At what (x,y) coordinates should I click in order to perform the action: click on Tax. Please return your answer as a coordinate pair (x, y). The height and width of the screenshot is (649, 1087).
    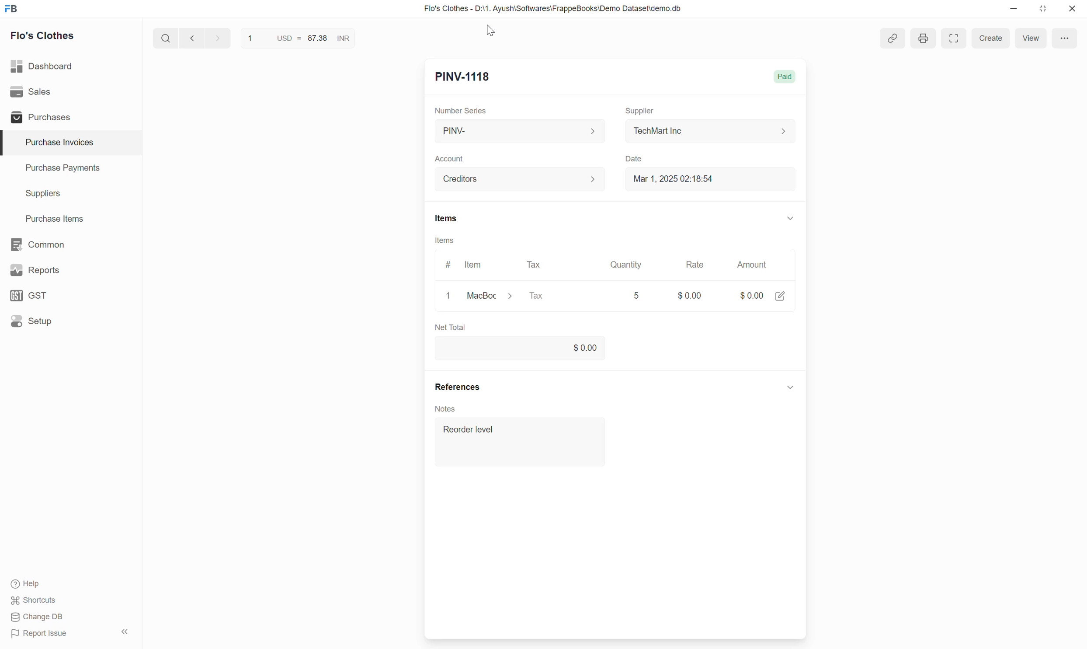
    Looking at the image, I should click on (559, 297).